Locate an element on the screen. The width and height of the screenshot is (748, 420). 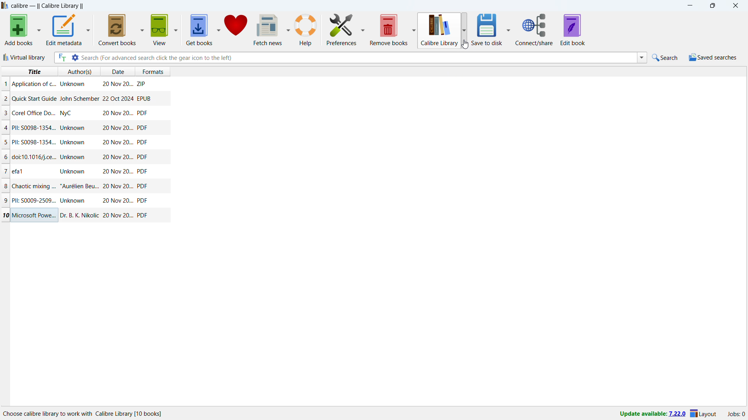
Author is located at coordinates (74, 157).